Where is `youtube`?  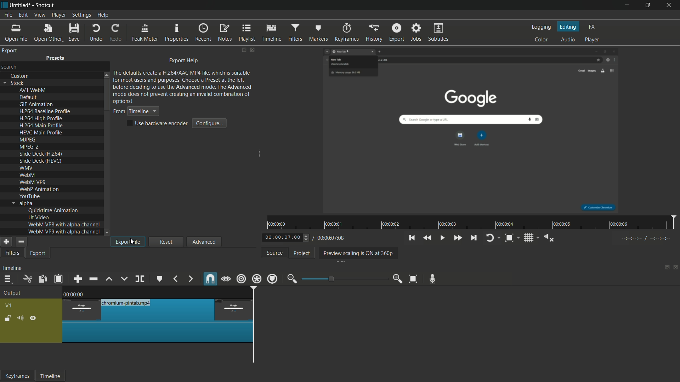
youtube is located at coordinates (30, 197).